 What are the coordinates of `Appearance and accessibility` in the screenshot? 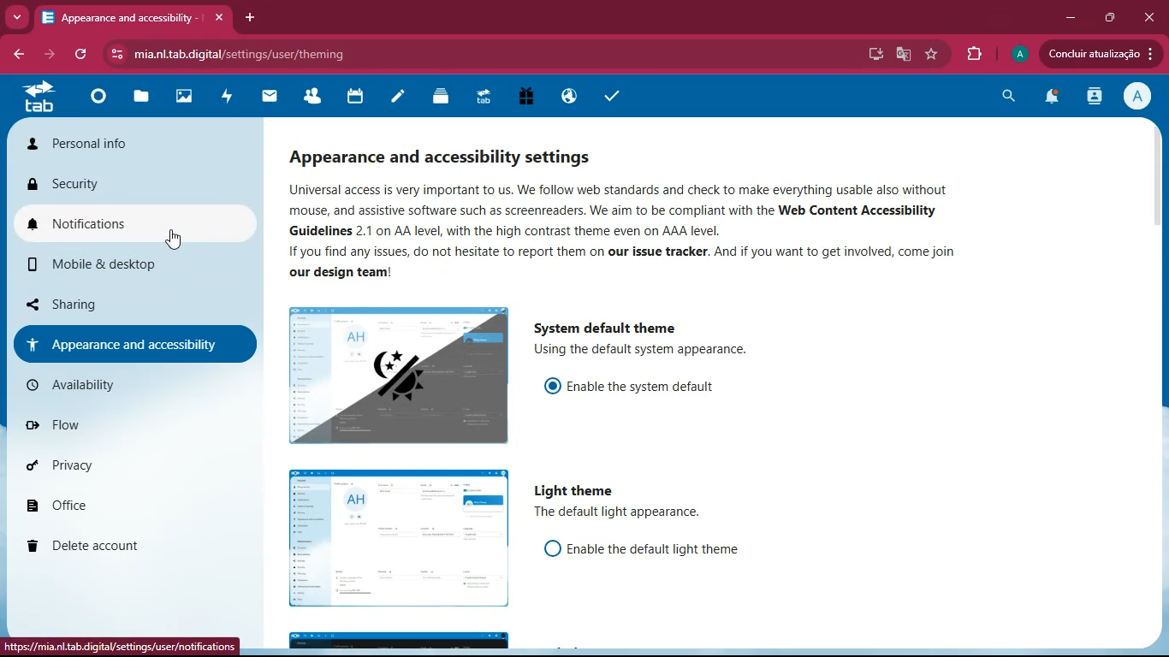 It's located at (134, 18).